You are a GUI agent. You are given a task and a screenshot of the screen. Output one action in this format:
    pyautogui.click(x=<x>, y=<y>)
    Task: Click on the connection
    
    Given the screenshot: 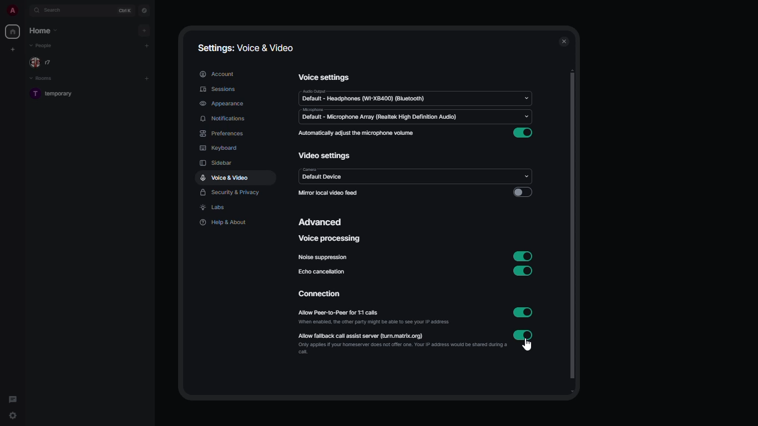 What is the action you would take?
    pyautogui.click(x=318, y=295)
    